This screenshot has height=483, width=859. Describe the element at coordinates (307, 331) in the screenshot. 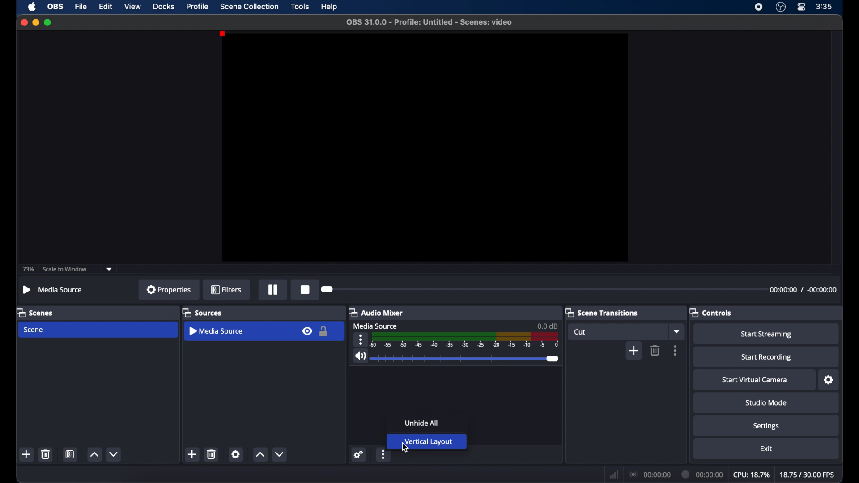

I see `visibility icon` at that location.